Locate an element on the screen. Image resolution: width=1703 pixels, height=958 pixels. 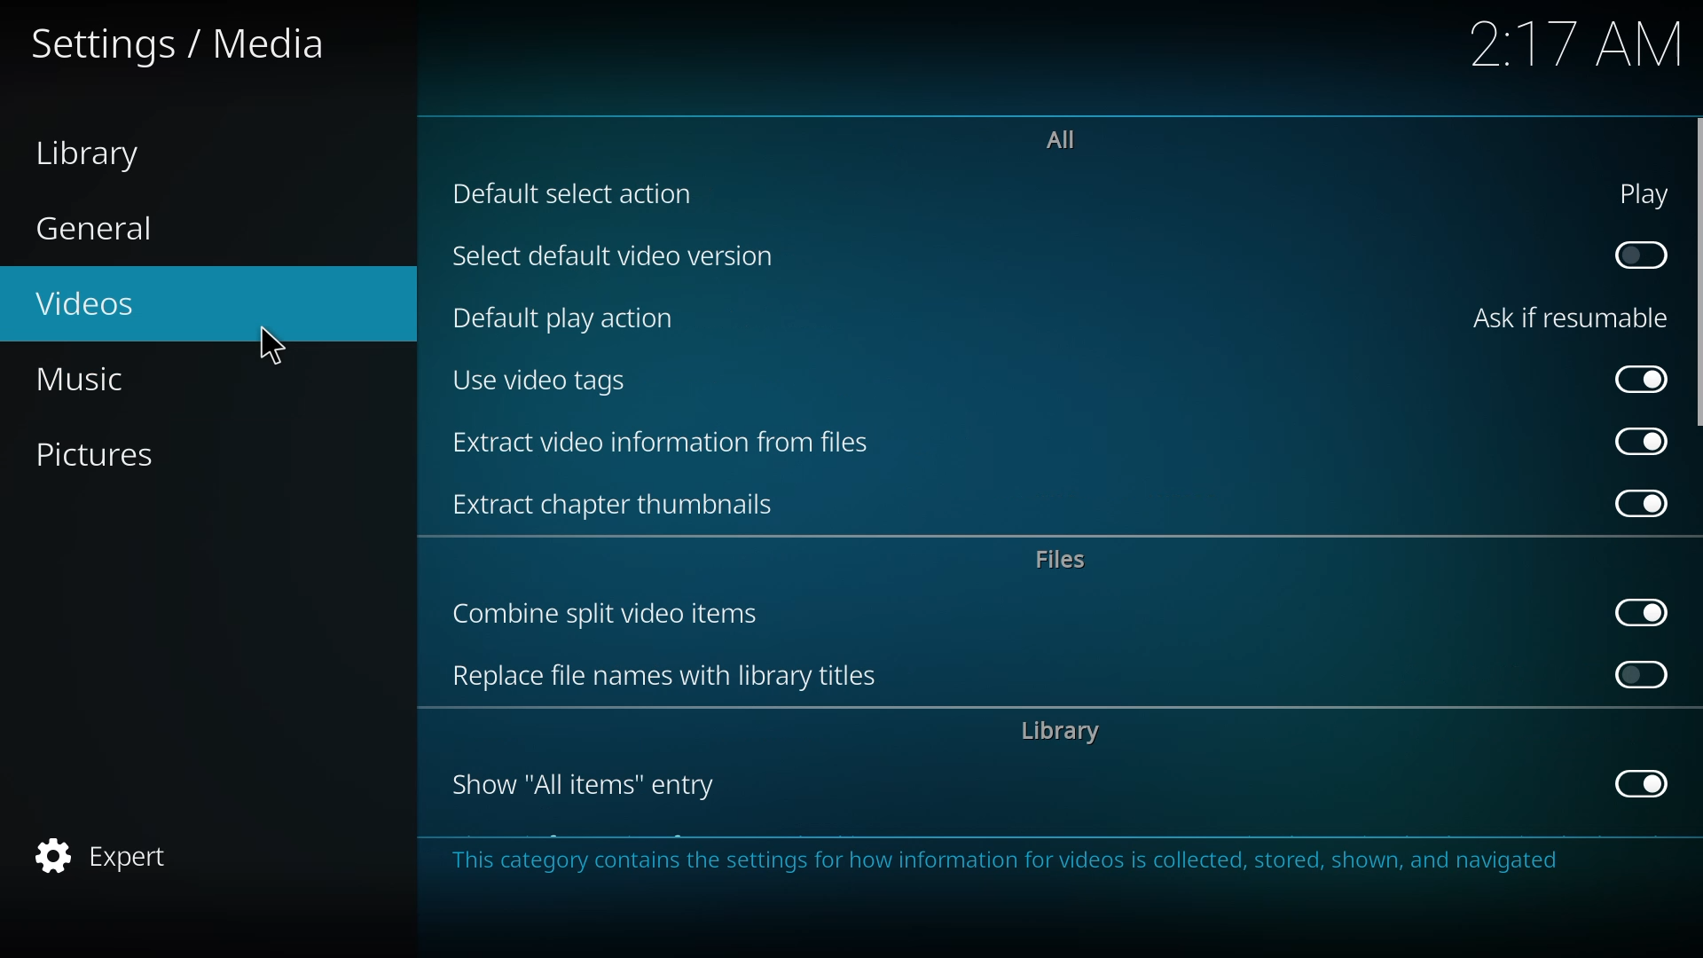
extract chapter thumbnails is located at coordinates (621, 502).